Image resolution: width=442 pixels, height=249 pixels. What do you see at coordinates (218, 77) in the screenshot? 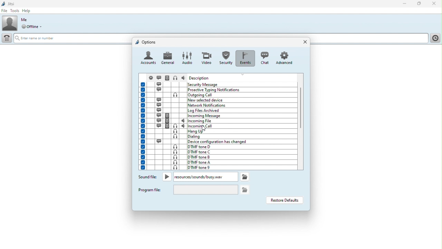
I see `Headers` at bounding box center [218, 77].